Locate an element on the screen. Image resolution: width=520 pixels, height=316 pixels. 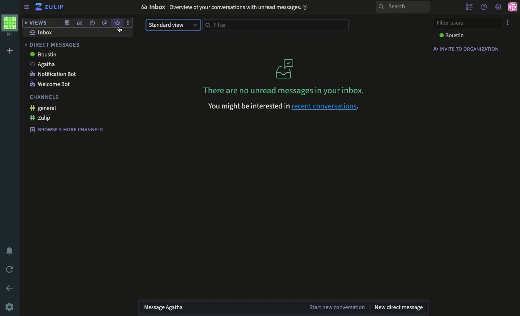
options is located at coordinates (128, 23).